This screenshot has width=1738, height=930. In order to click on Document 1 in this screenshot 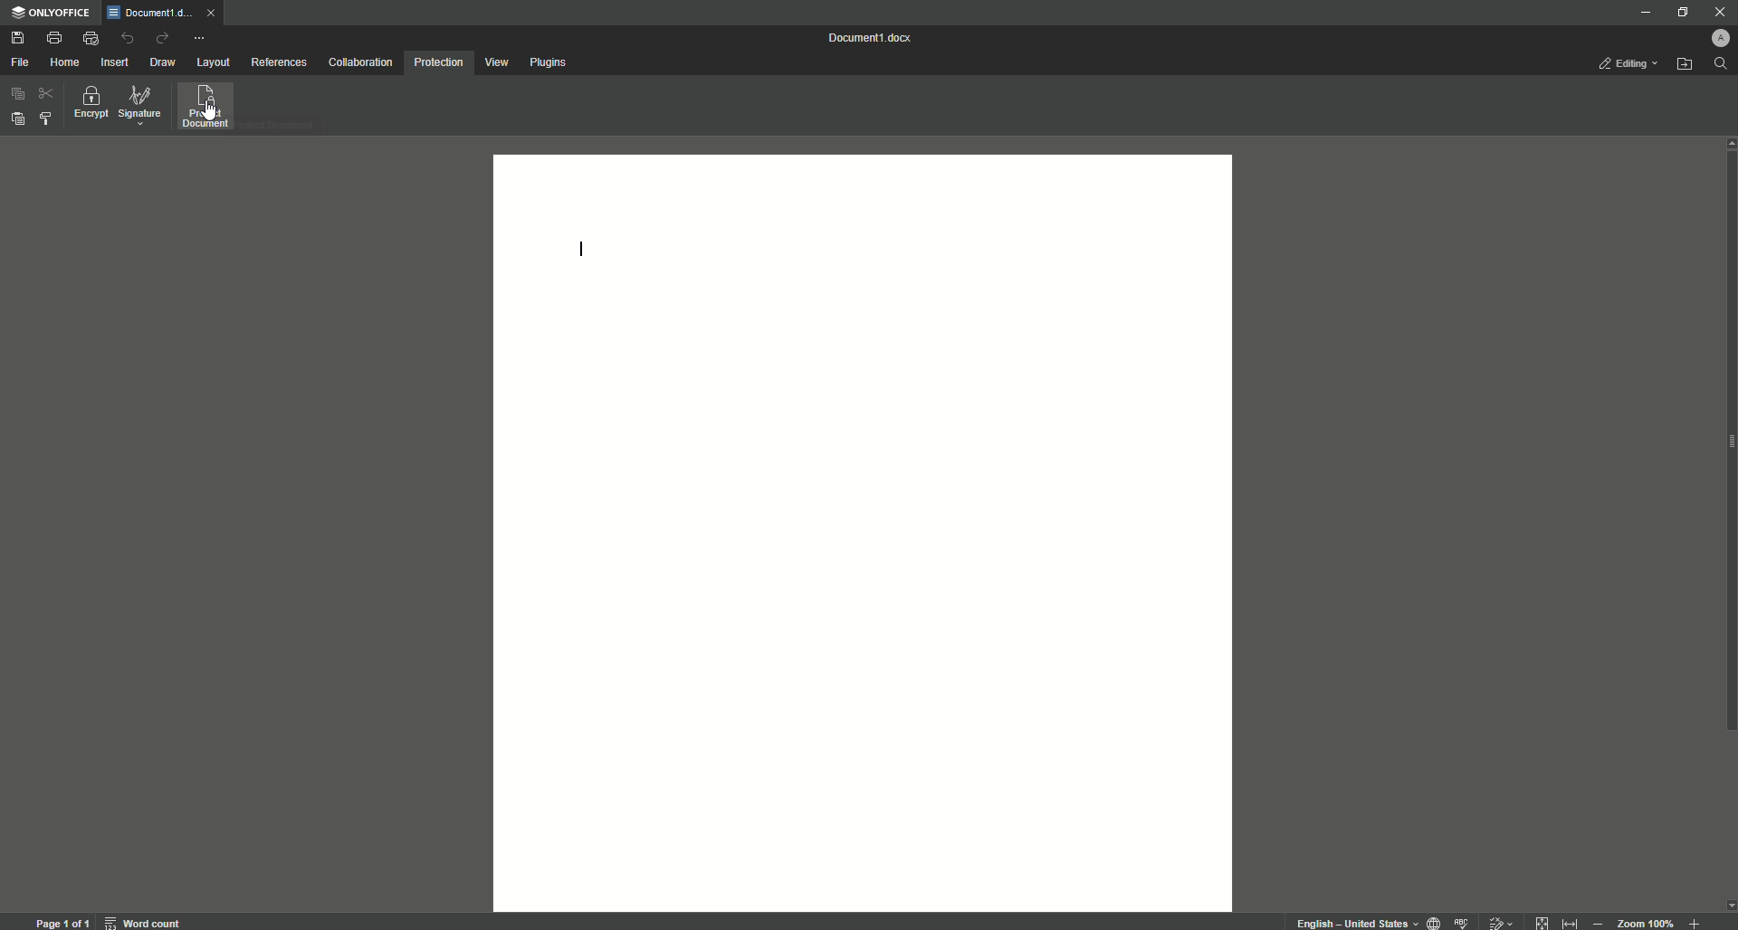, I will do `click(874, 38)`.